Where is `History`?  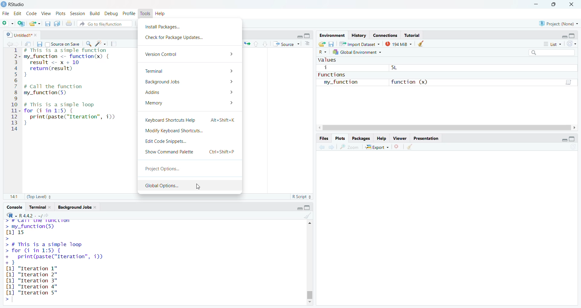 History is located at coordinates (359, 35).